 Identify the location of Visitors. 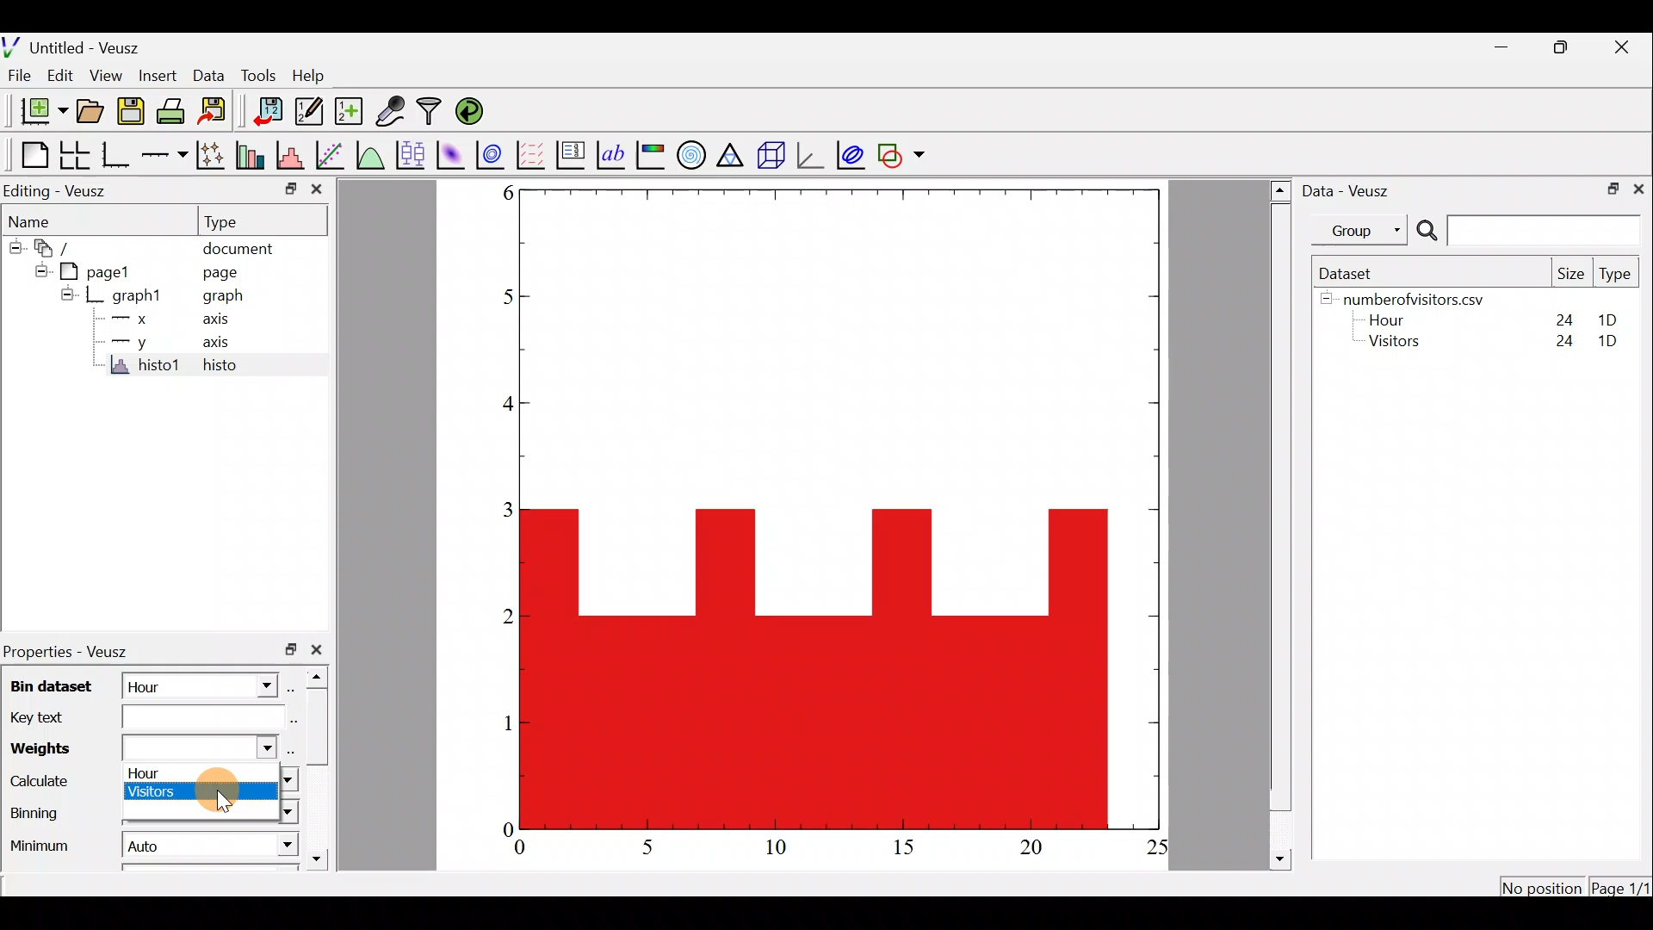
(159, 794).